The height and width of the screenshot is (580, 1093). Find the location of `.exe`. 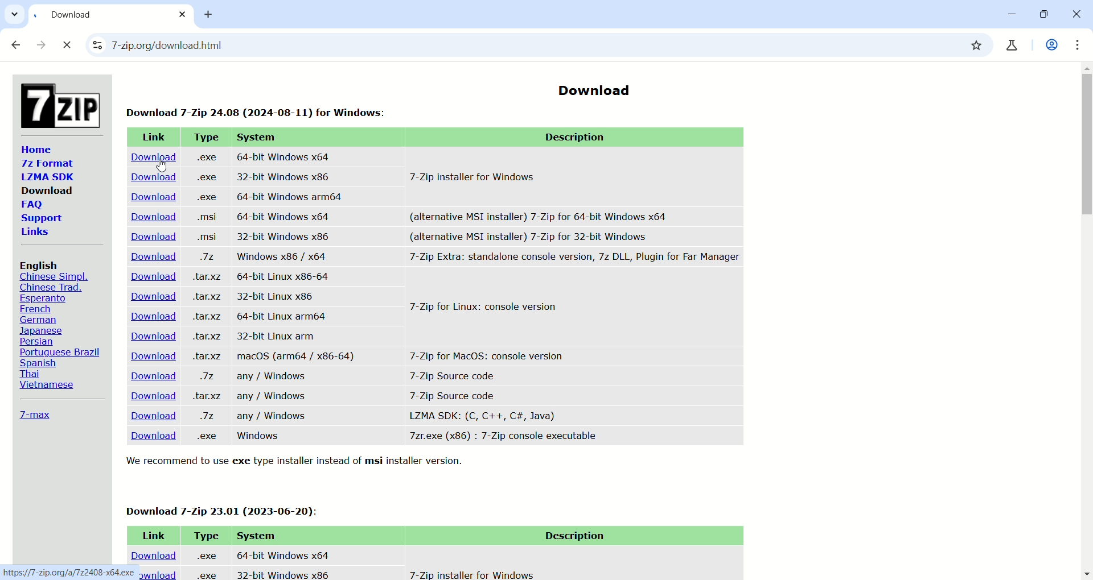

.exe is located at coordinates (206, 176).